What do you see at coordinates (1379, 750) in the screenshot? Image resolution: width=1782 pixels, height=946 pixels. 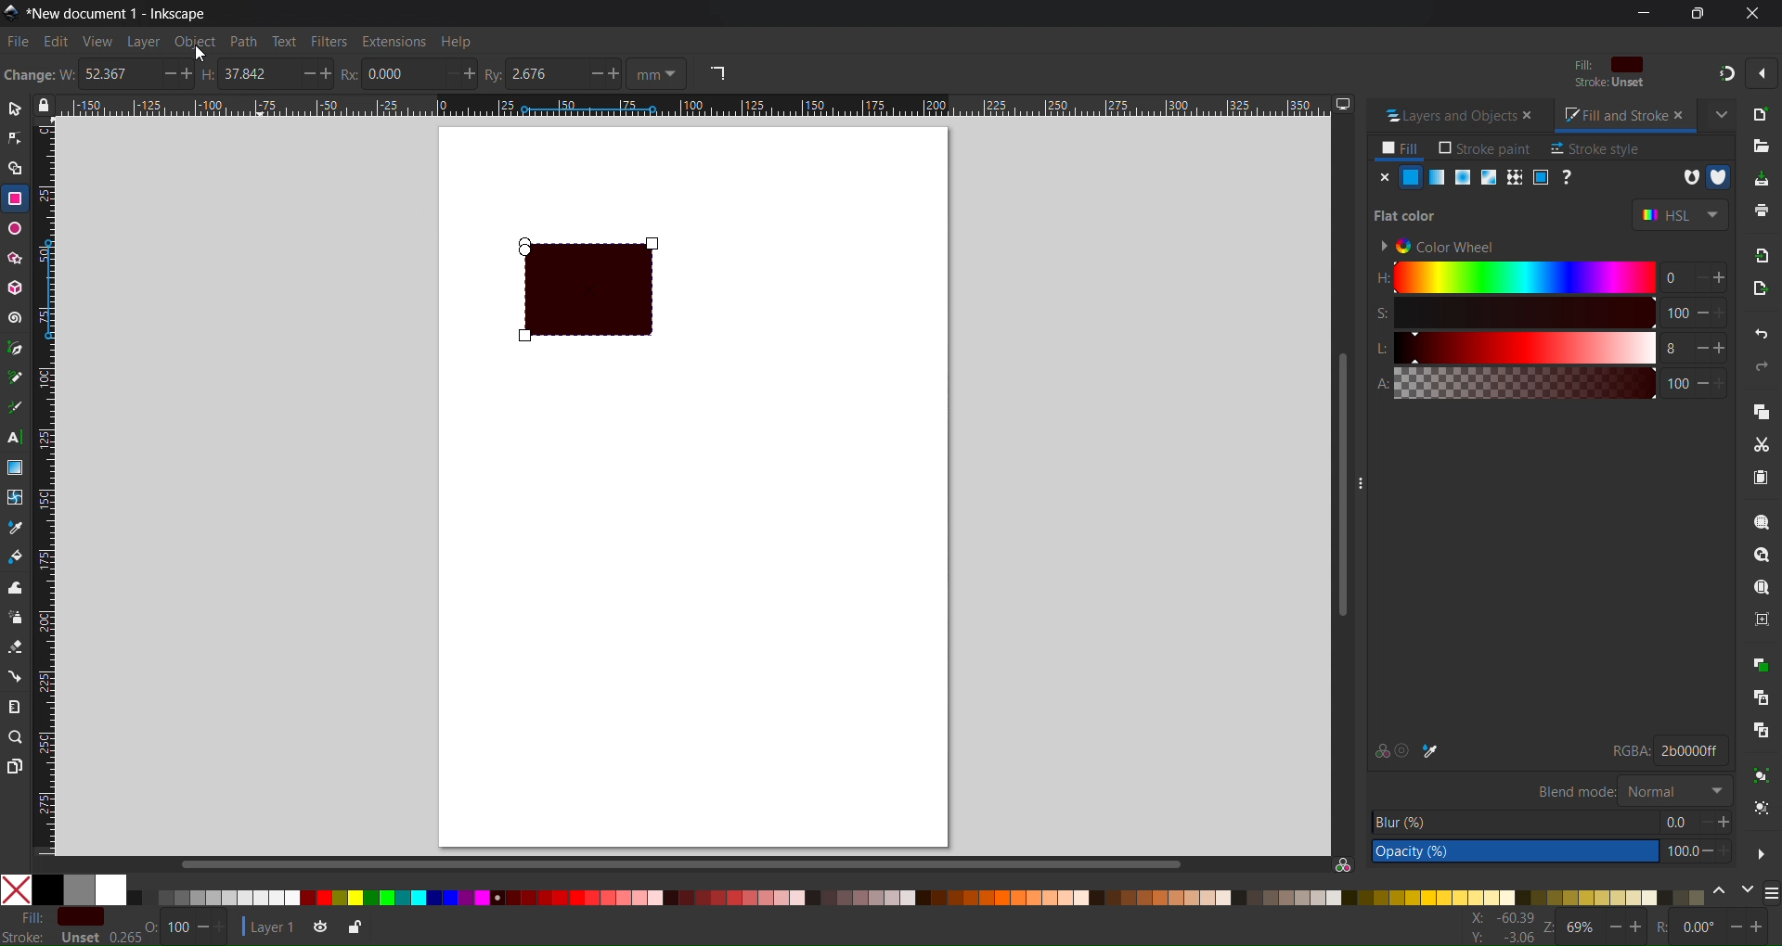 I see `Color managed` at bounding box center [1379, 750].